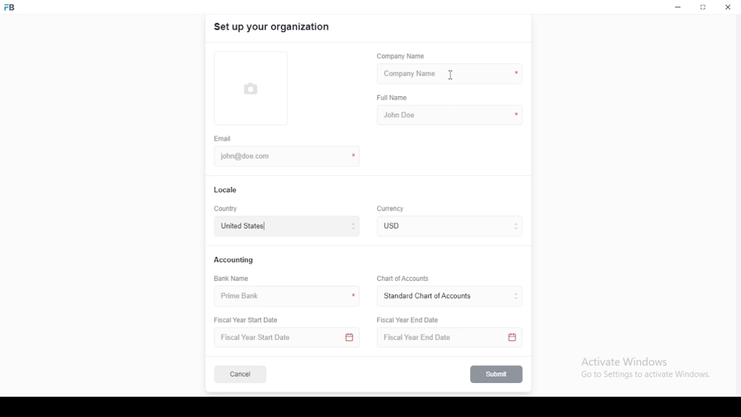 The image size is (741, 417). What do you see at coordinates (427, 297) in the screenshot?
I see `L ‘Standard Chart of Accounts` at bounding box center [427, 297].